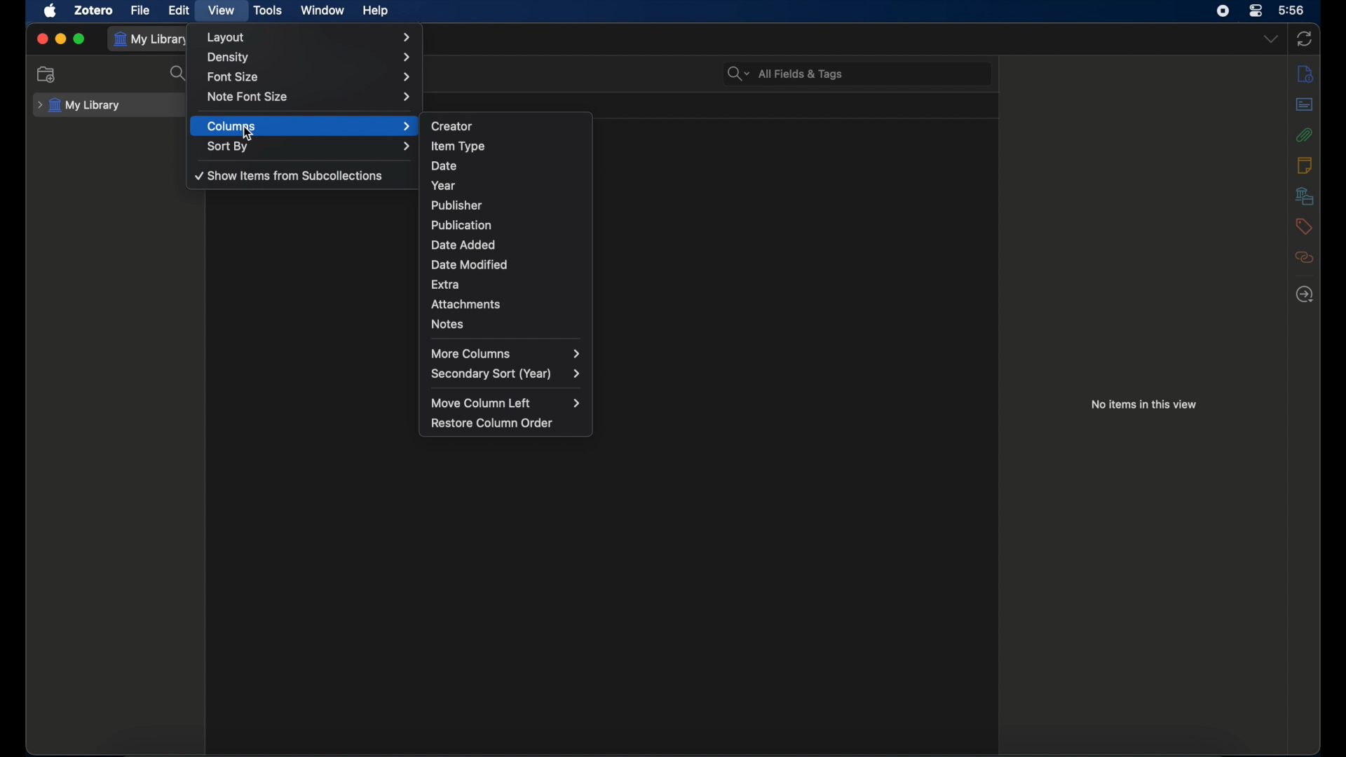 This screenshot has width=1346, height=757. I want to click on restore column order, so click(493, 423).